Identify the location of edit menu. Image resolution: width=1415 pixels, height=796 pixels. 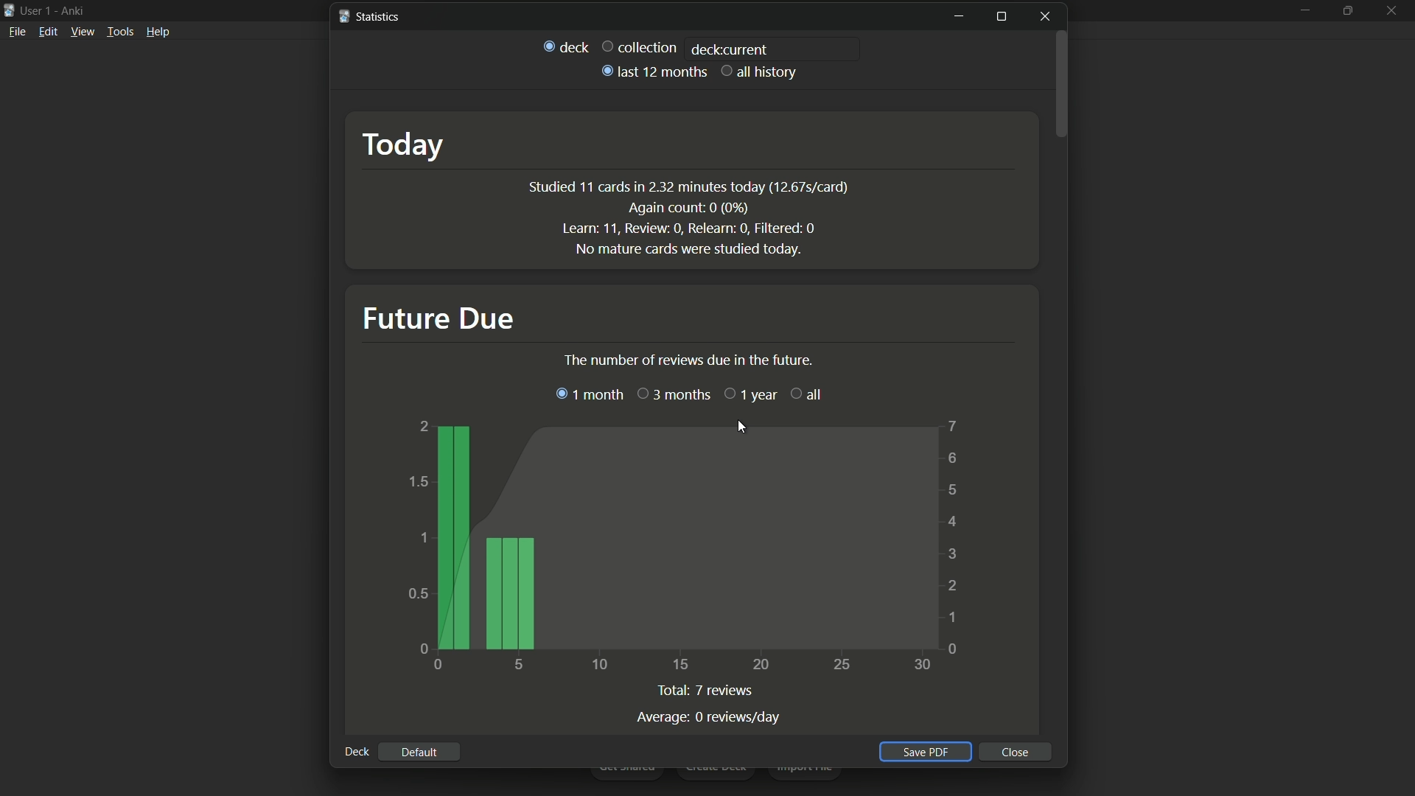
(48, 32).